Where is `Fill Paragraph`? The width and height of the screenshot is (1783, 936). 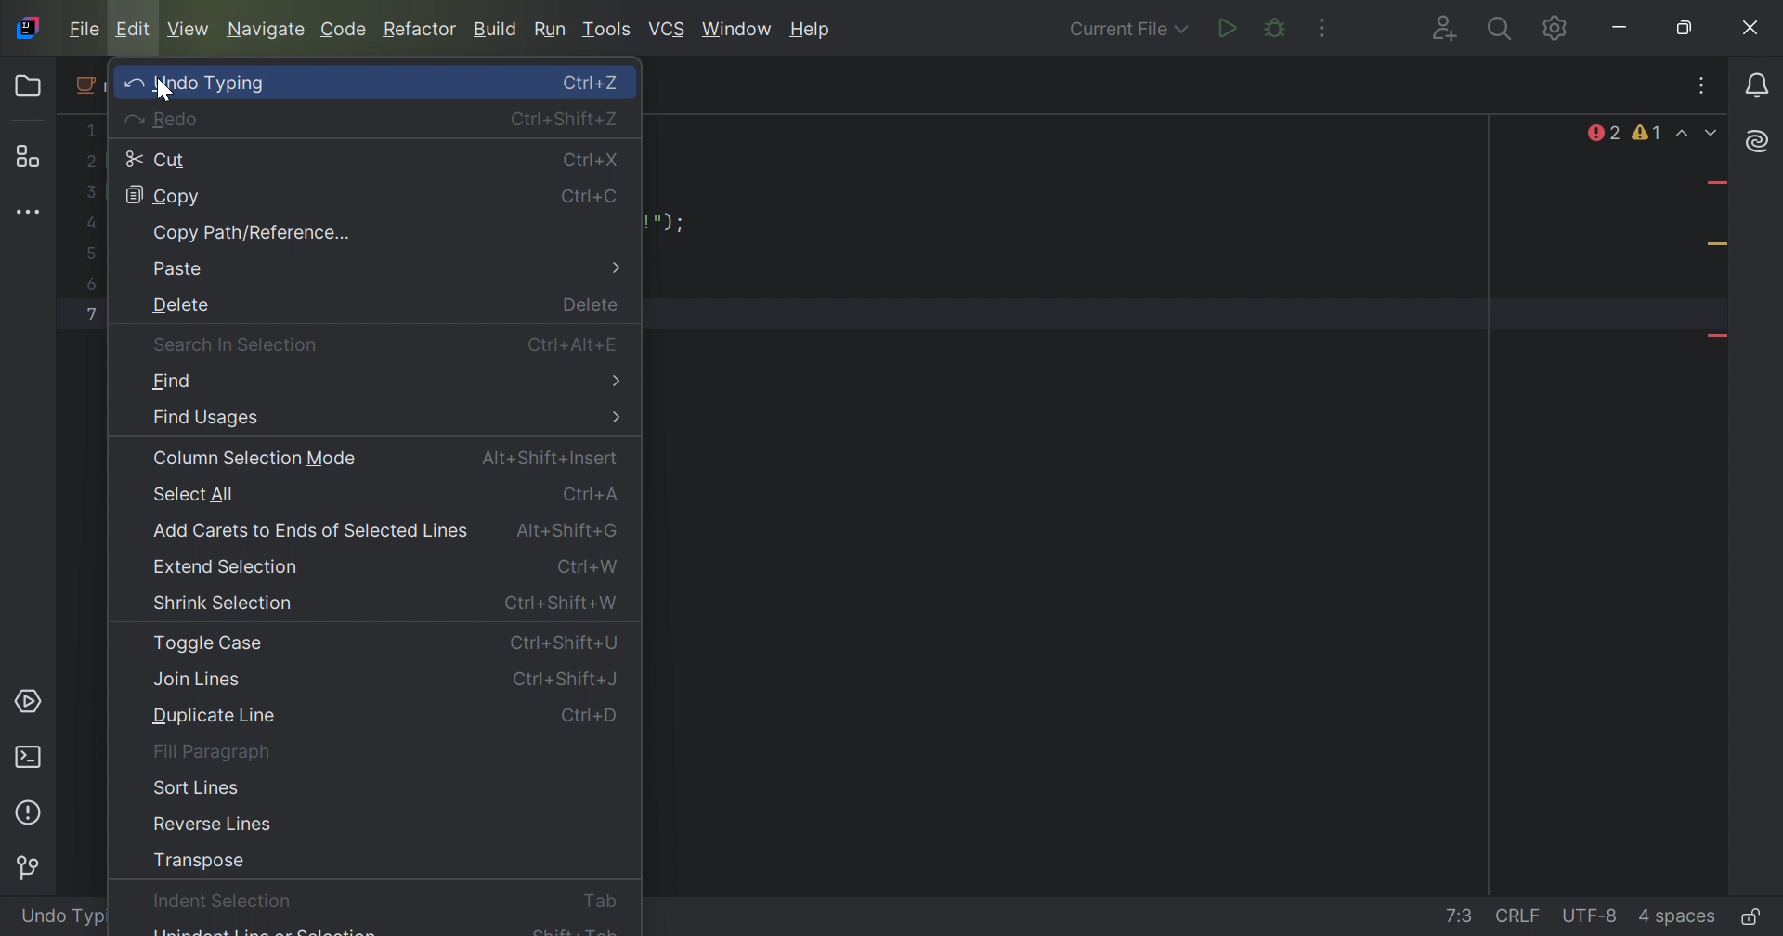 Fill Paragraph is located at coordinates (215, 750).